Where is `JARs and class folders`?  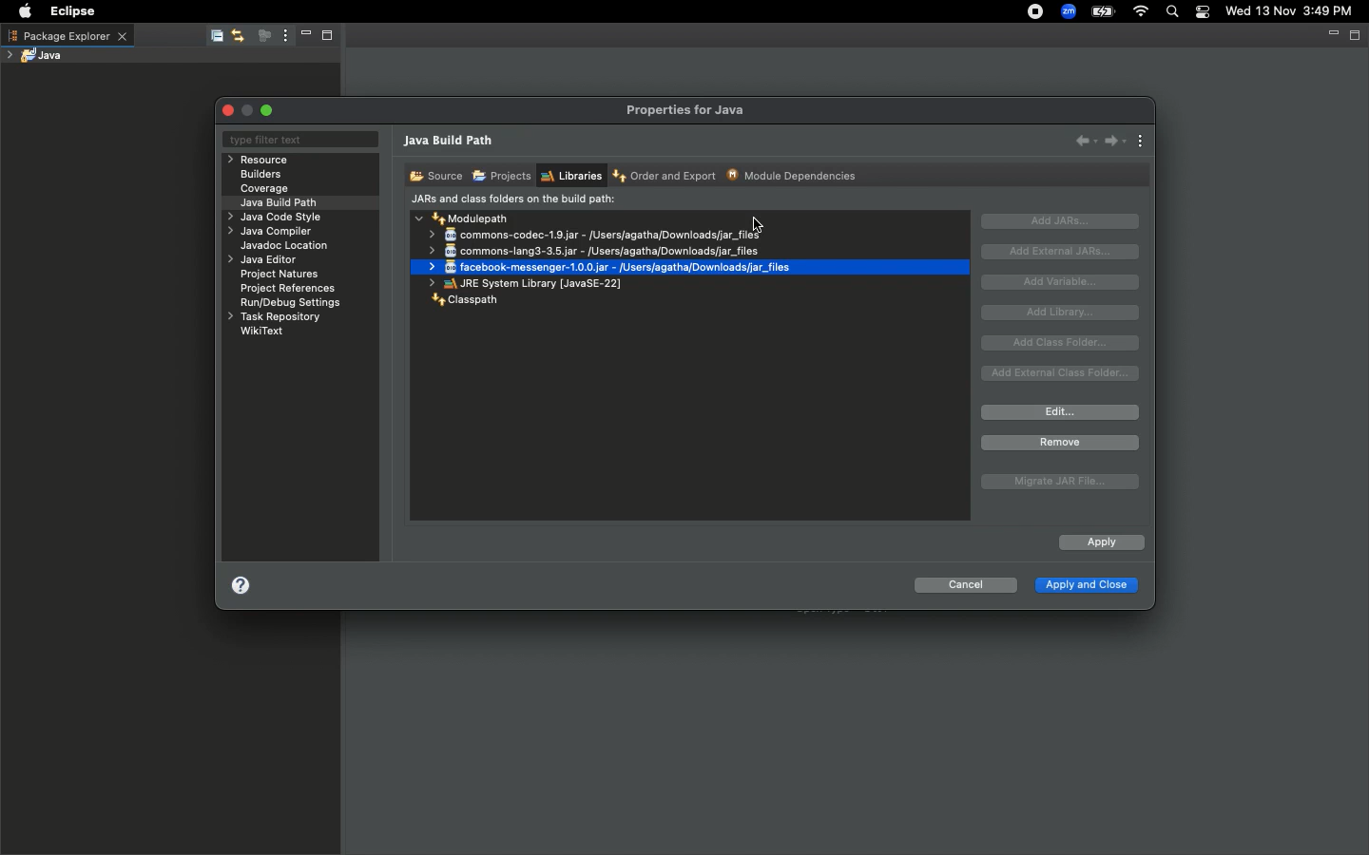 JARs and class folders is located at coordinates (513, 200).